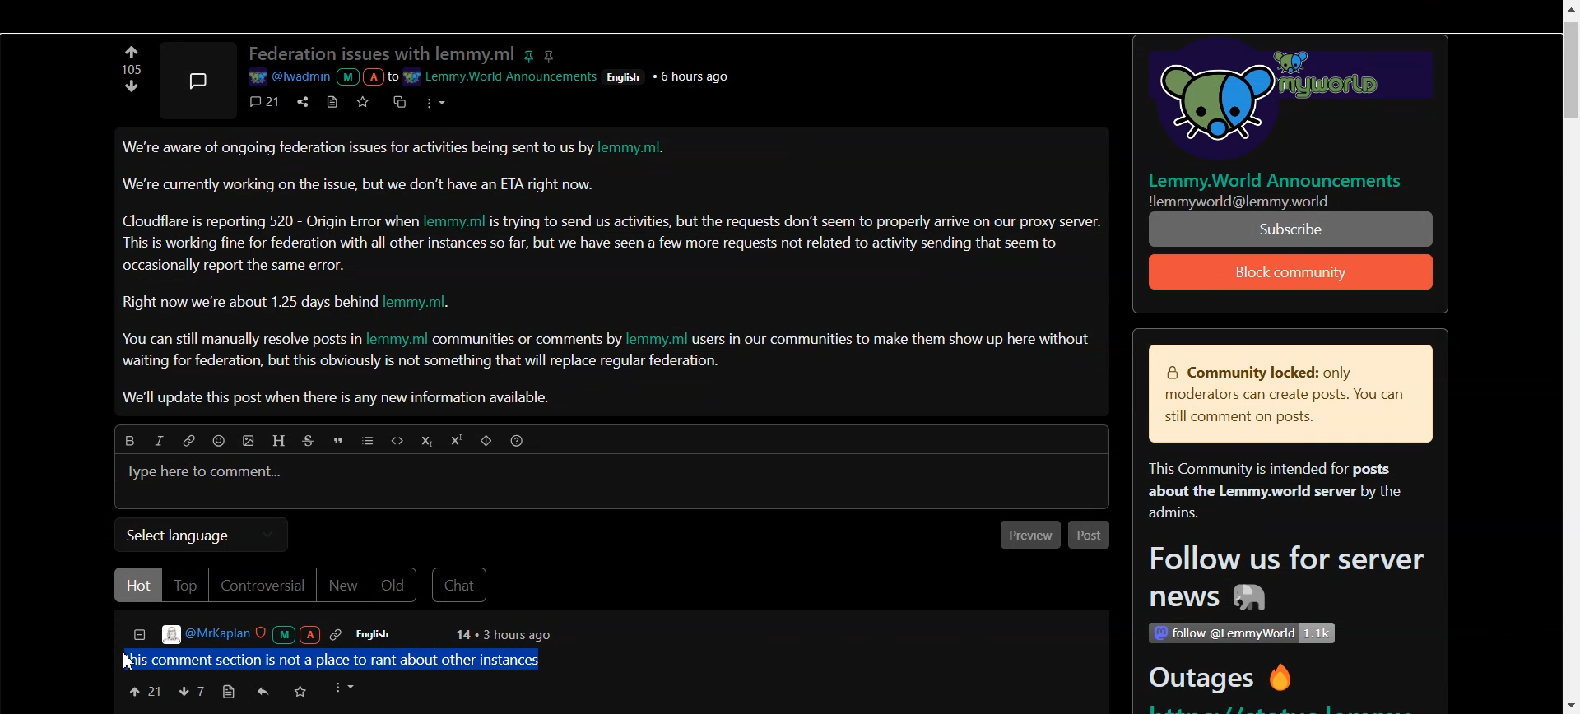 This screenshot has height=714, width=1580. Describe the element at coordinates (281, 440) in the screenshot. I see `Header` at that location.